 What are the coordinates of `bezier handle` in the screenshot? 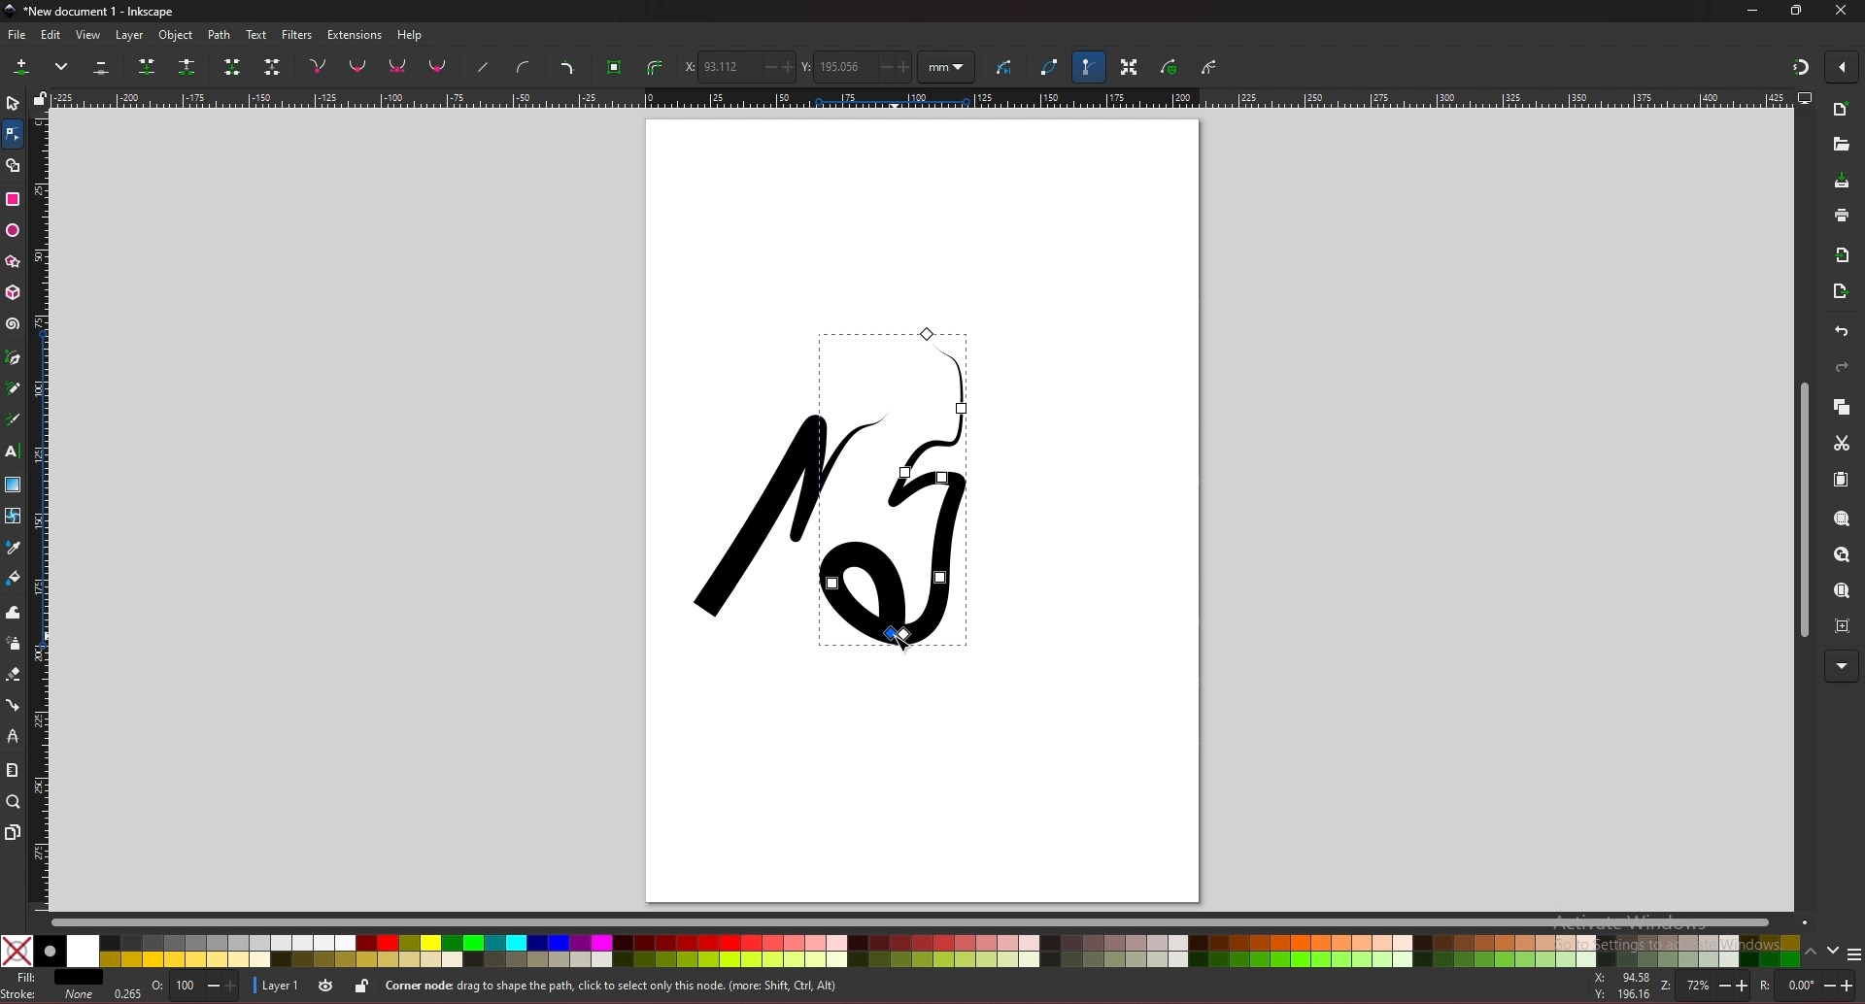 It's located at (1087, 66).